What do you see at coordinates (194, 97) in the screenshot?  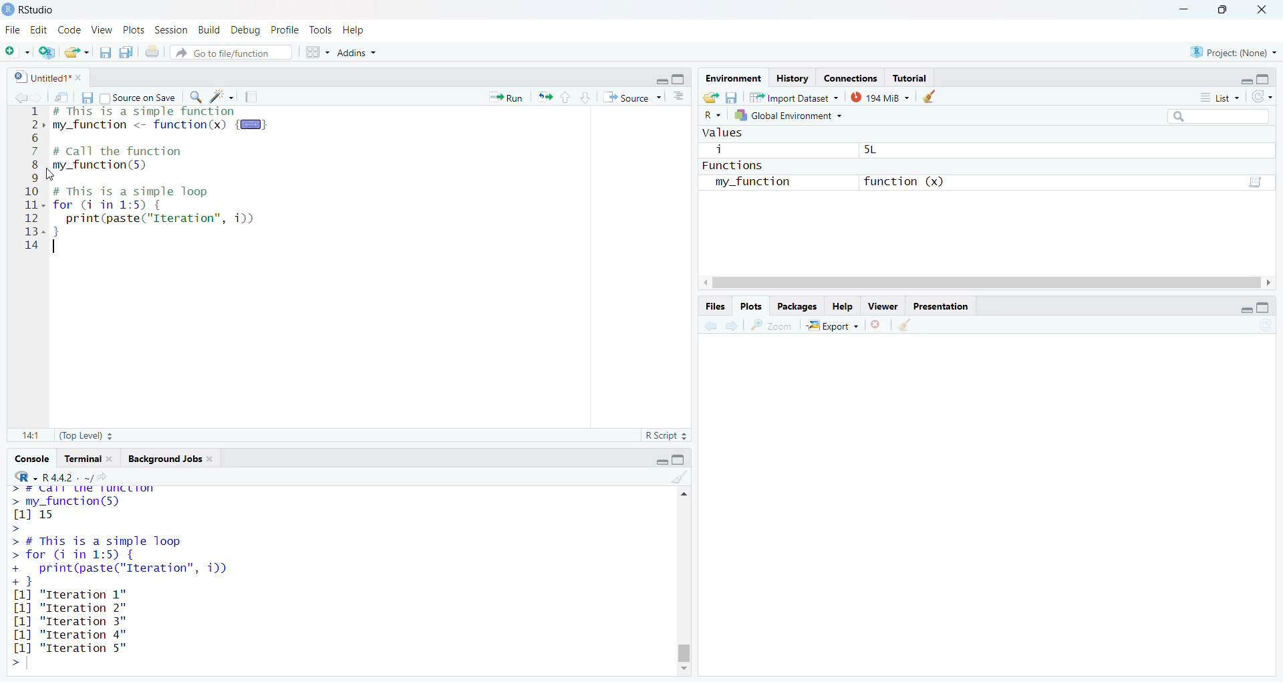 I see `find/replace` at bounding box center [194, 97].